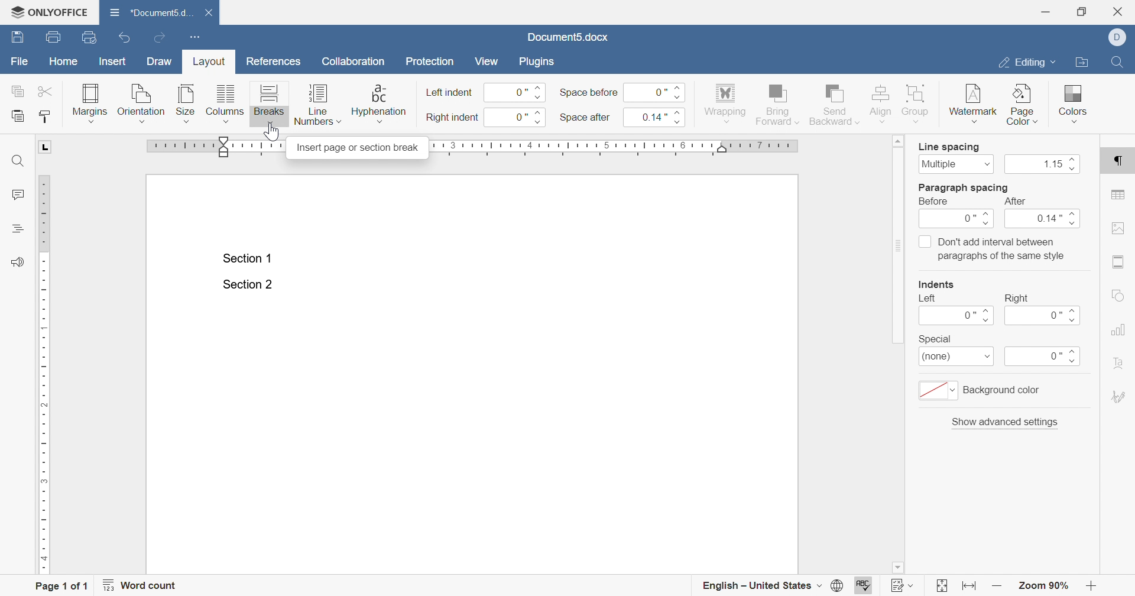 Image resolution: width=1135 pixels, height=596 pixels. I want to click on paragraph settings, so click(1119, 163).